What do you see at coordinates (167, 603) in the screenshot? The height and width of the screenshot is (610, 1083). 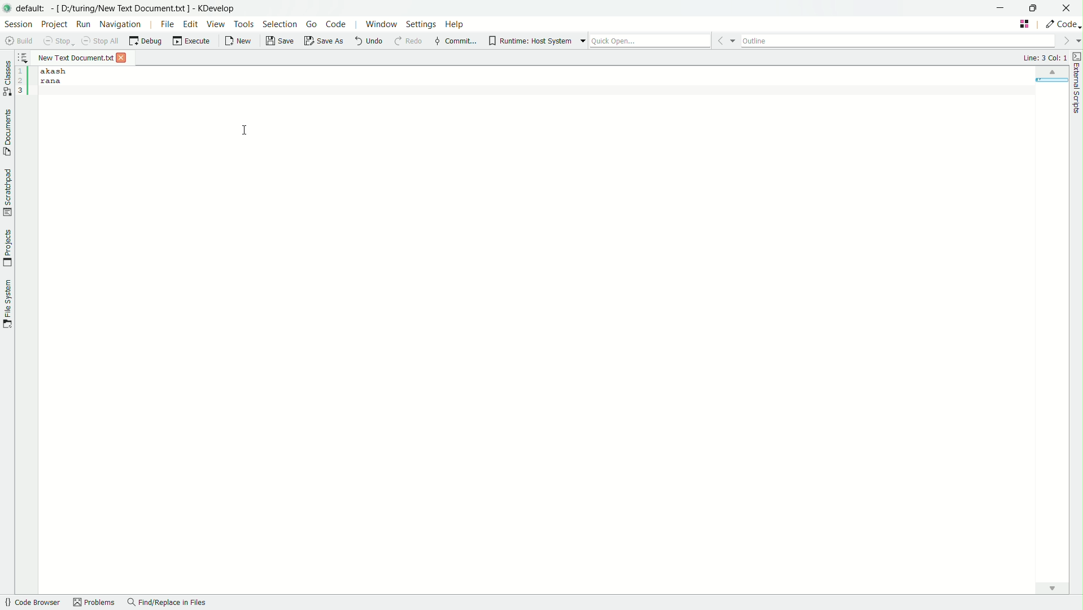 I see `find/replace files` at bounding box center [167, 603].